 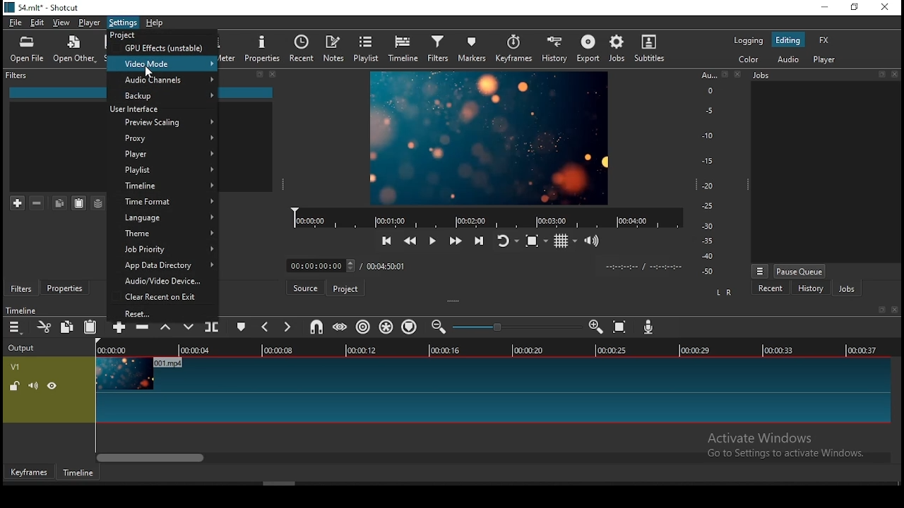 I want to click on ripple markers, so click(x=408, y=325).